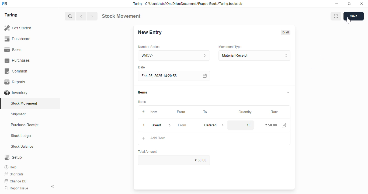 The width and height of the screenshot is (368, 194). Describe the element at coordinates (249, 125) in the screenshot. I see `10` at that location.